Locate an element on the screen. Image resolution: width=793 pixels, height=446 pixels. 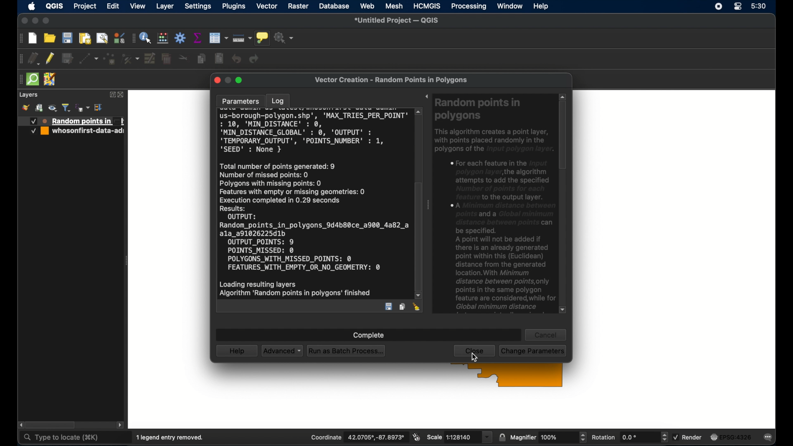
open layout manager is located at coordinates (102, 38).